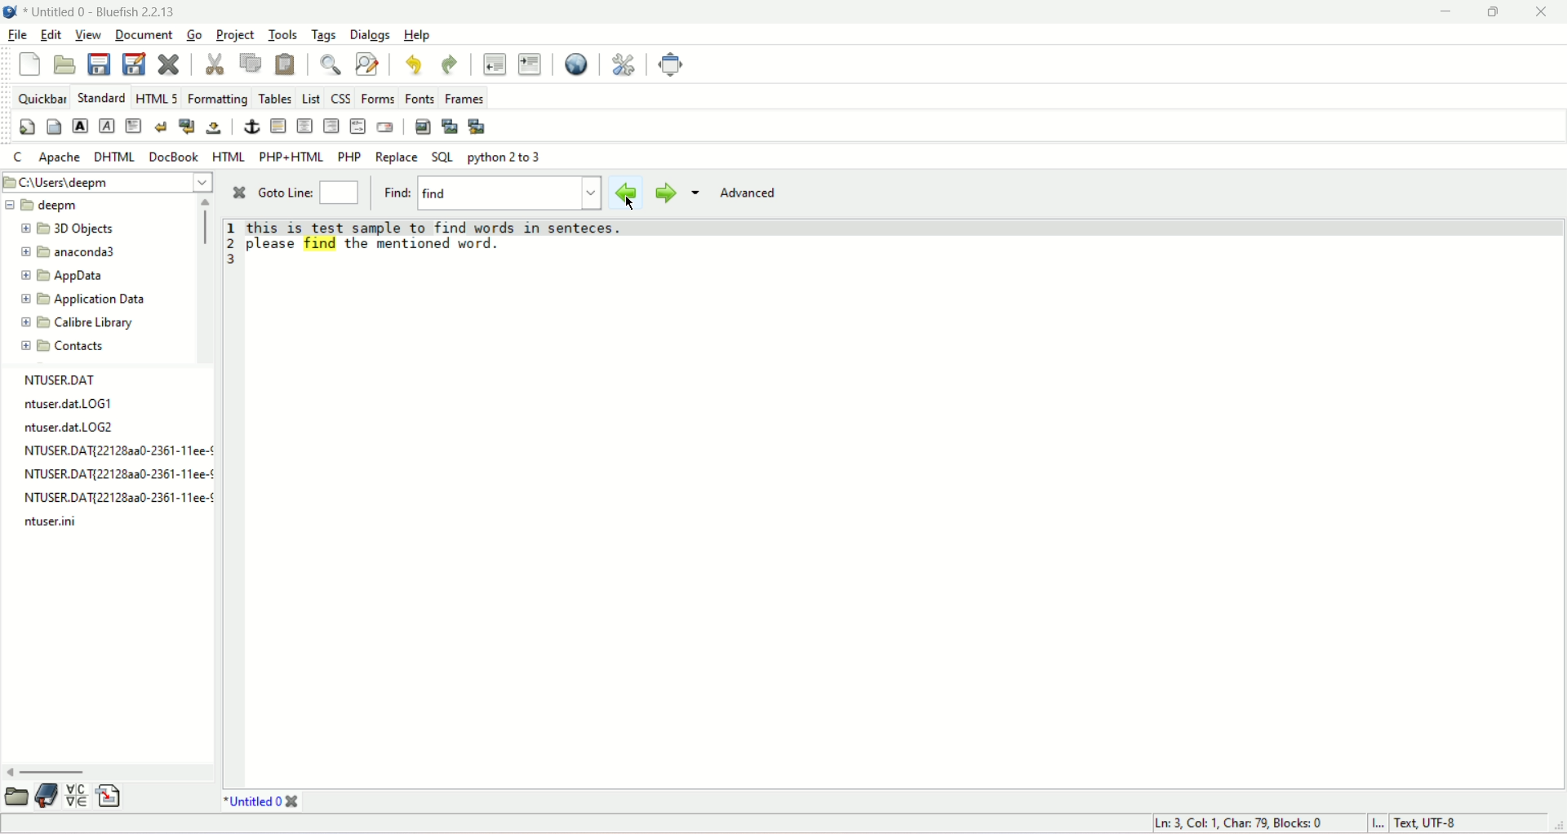  What do you see at coordinates (87, 299) in the screenshot?
I see `application data` at bounding box center [87, 299].